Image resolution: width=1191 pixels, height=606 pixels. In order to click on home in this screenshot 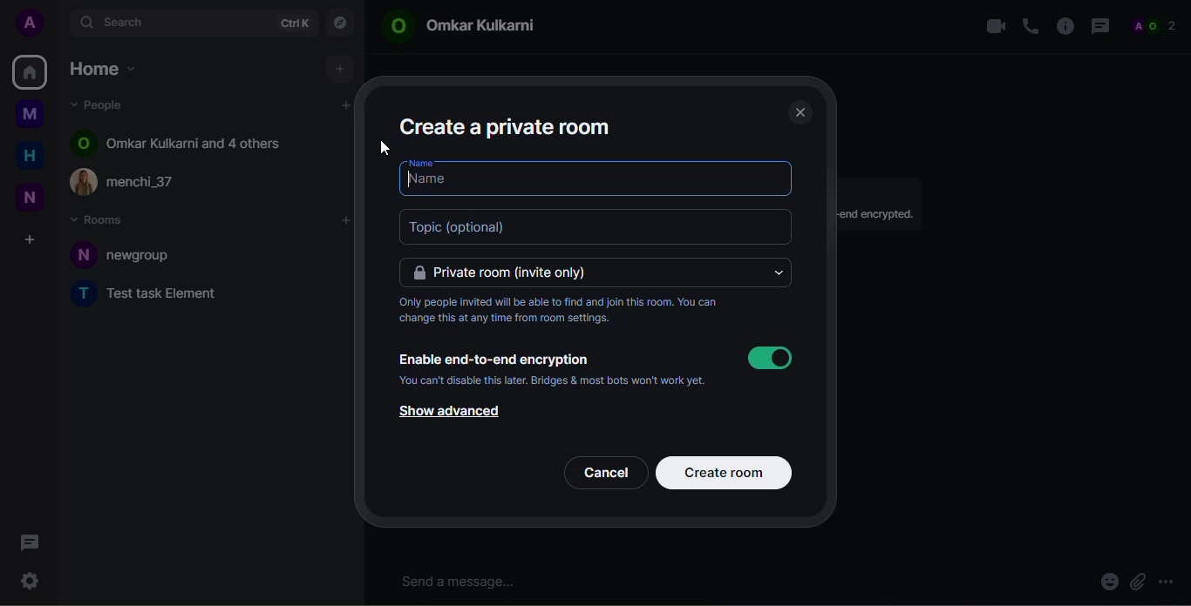, I will do `click(30, 71)`.